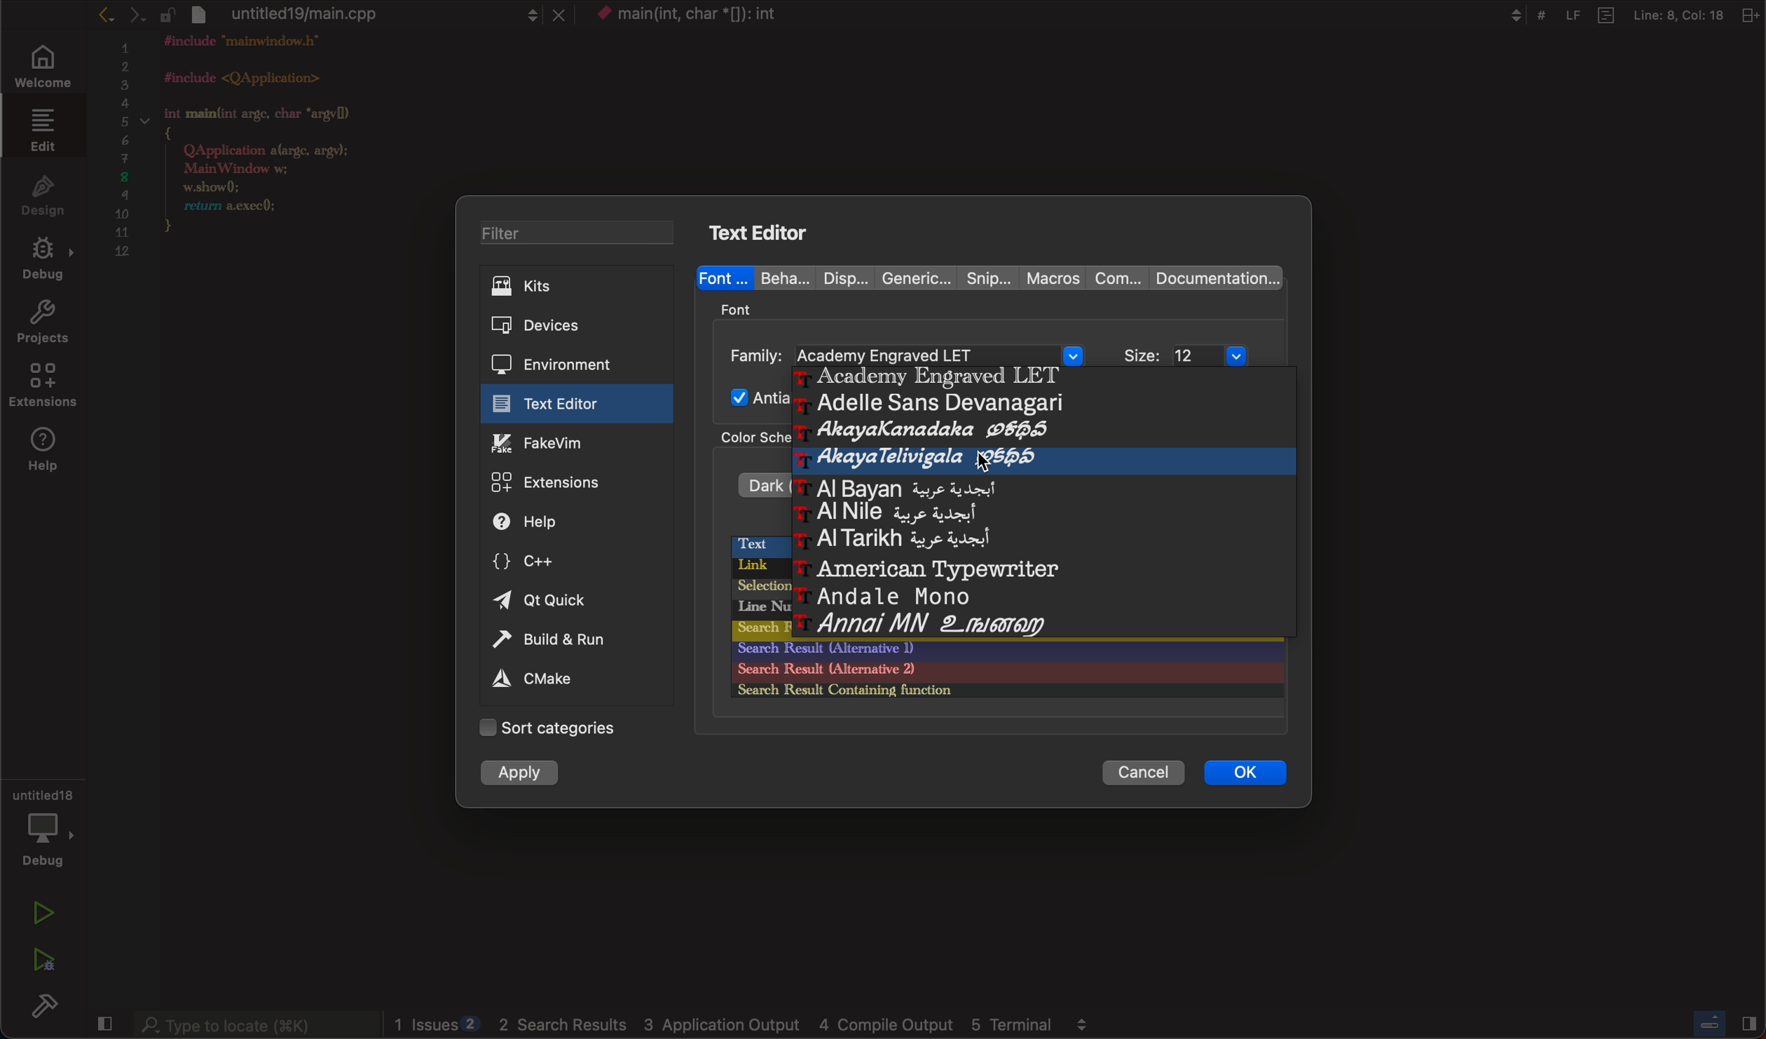  Describe the element at coordinates (1003, 681) in the screenshot. I see `color palette` at that location.